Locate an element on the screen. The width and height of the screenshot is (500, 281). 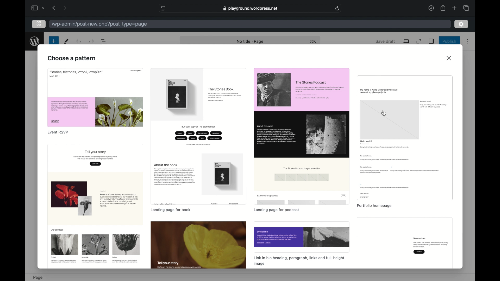
preview is located at coordinates (95, 207).